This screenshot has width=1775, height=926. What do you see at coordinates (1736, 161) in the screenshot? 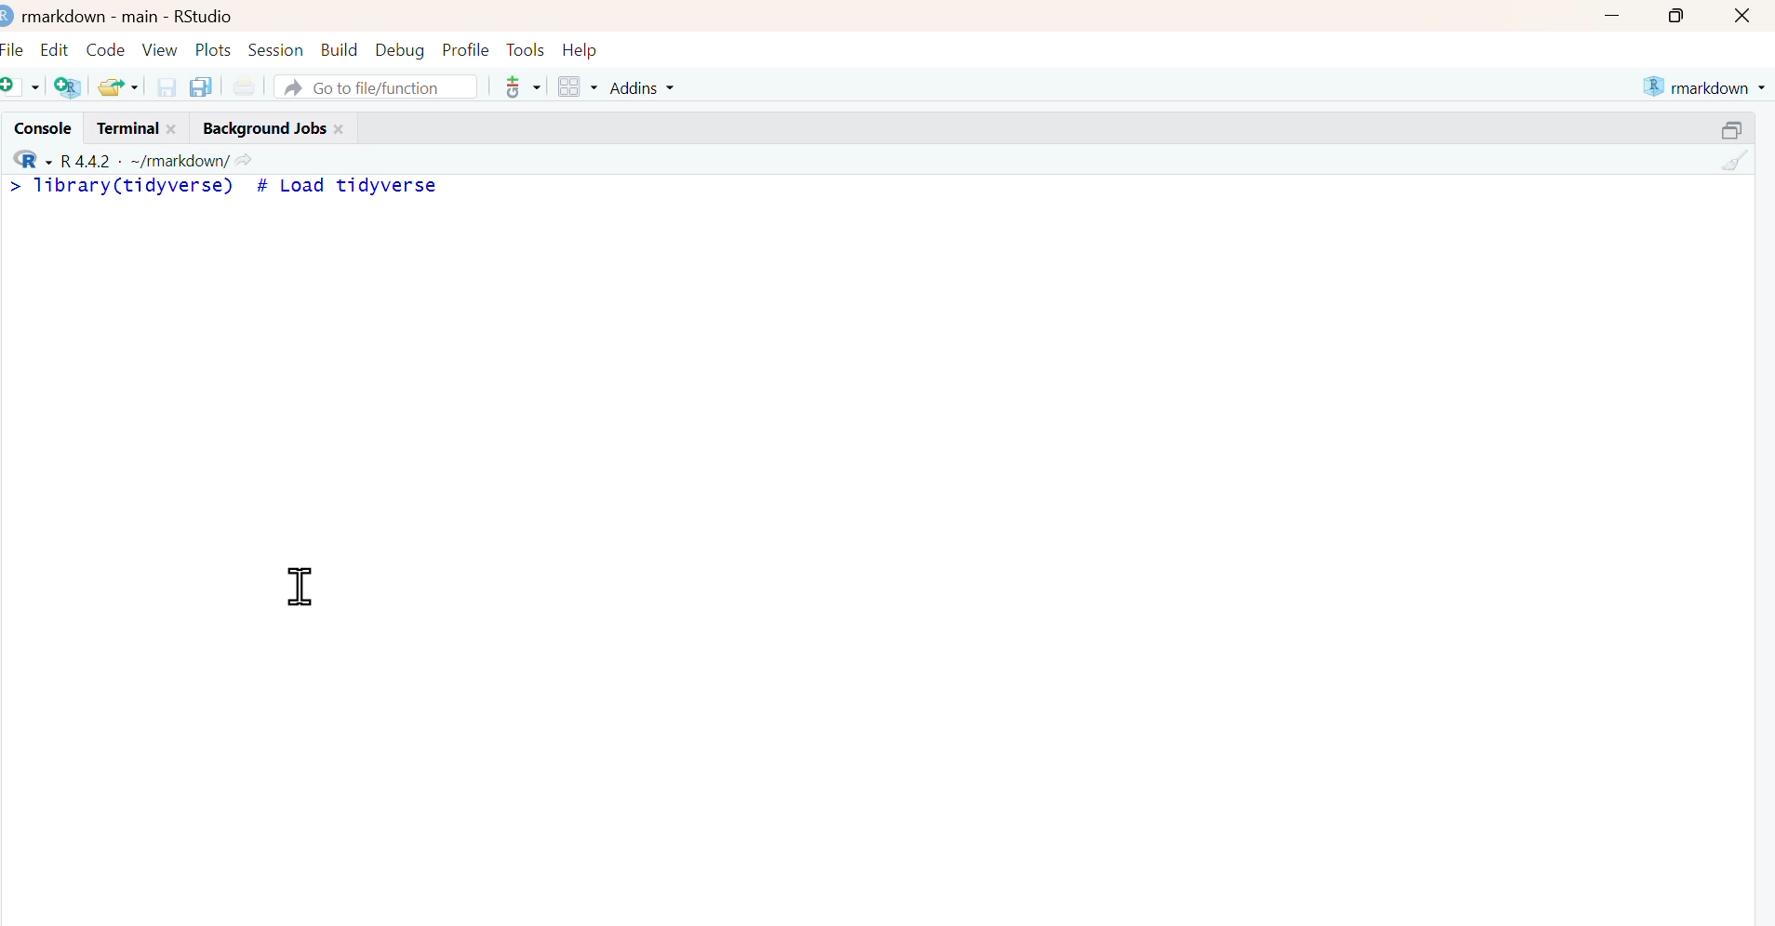
I see `clear console` at bounding box center [1736, 161].